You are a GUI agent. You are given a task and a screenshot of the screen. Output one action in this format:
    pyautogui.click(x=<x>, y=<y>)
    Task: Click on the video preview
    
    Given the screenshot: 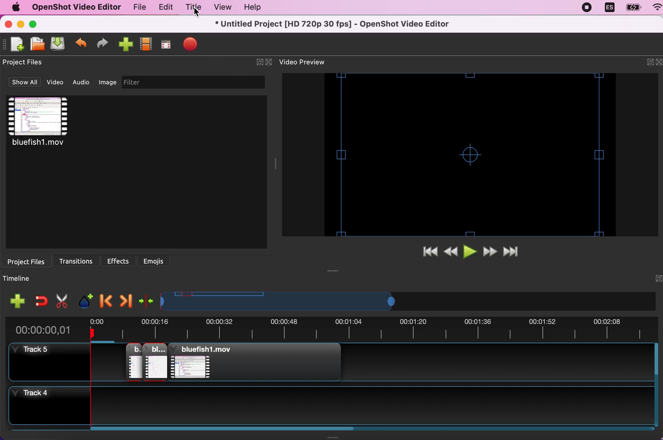 What is the action you would take?
    pyautogui.click(x=472, y=155)
    